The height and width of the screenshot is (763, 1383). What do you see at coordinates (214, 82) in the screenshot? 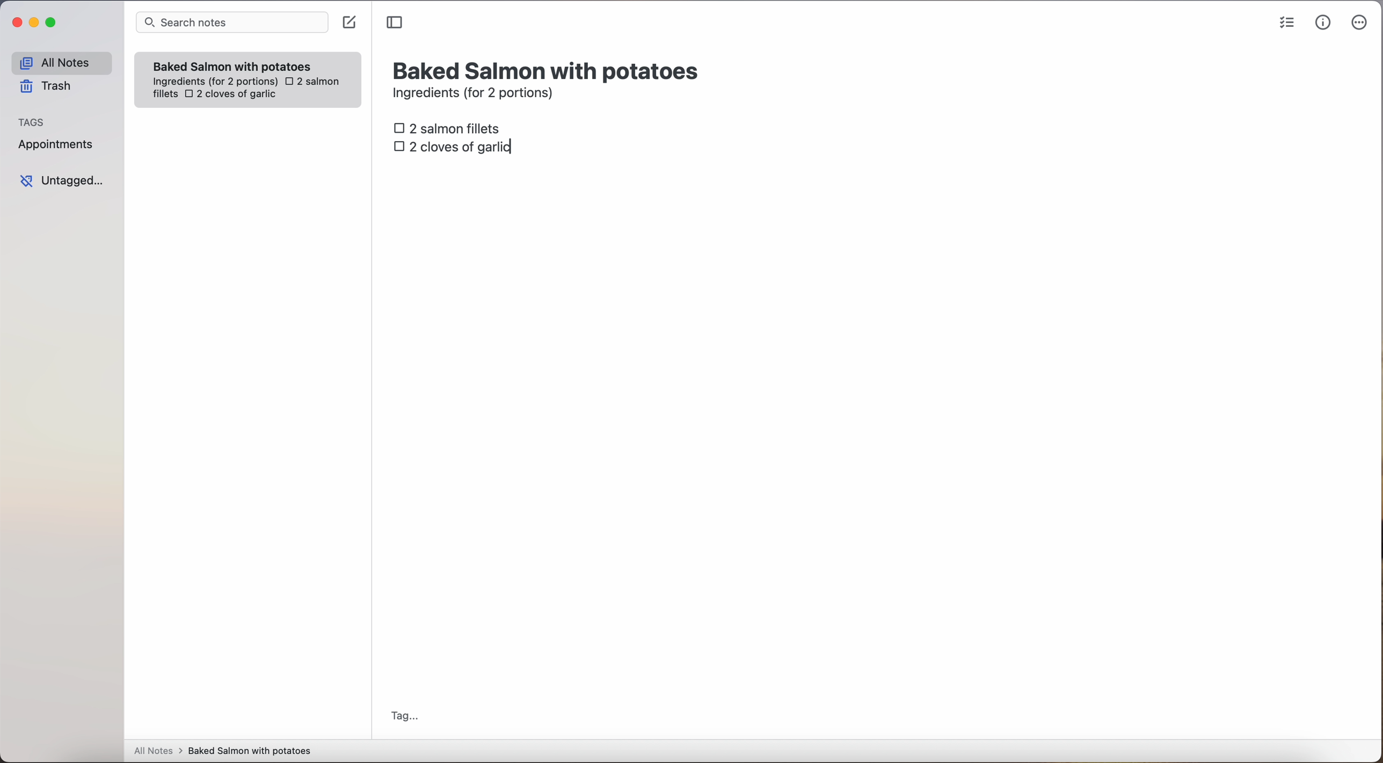
I see `ingredientes (for 2 portions)` at bounding box center [214, 82].